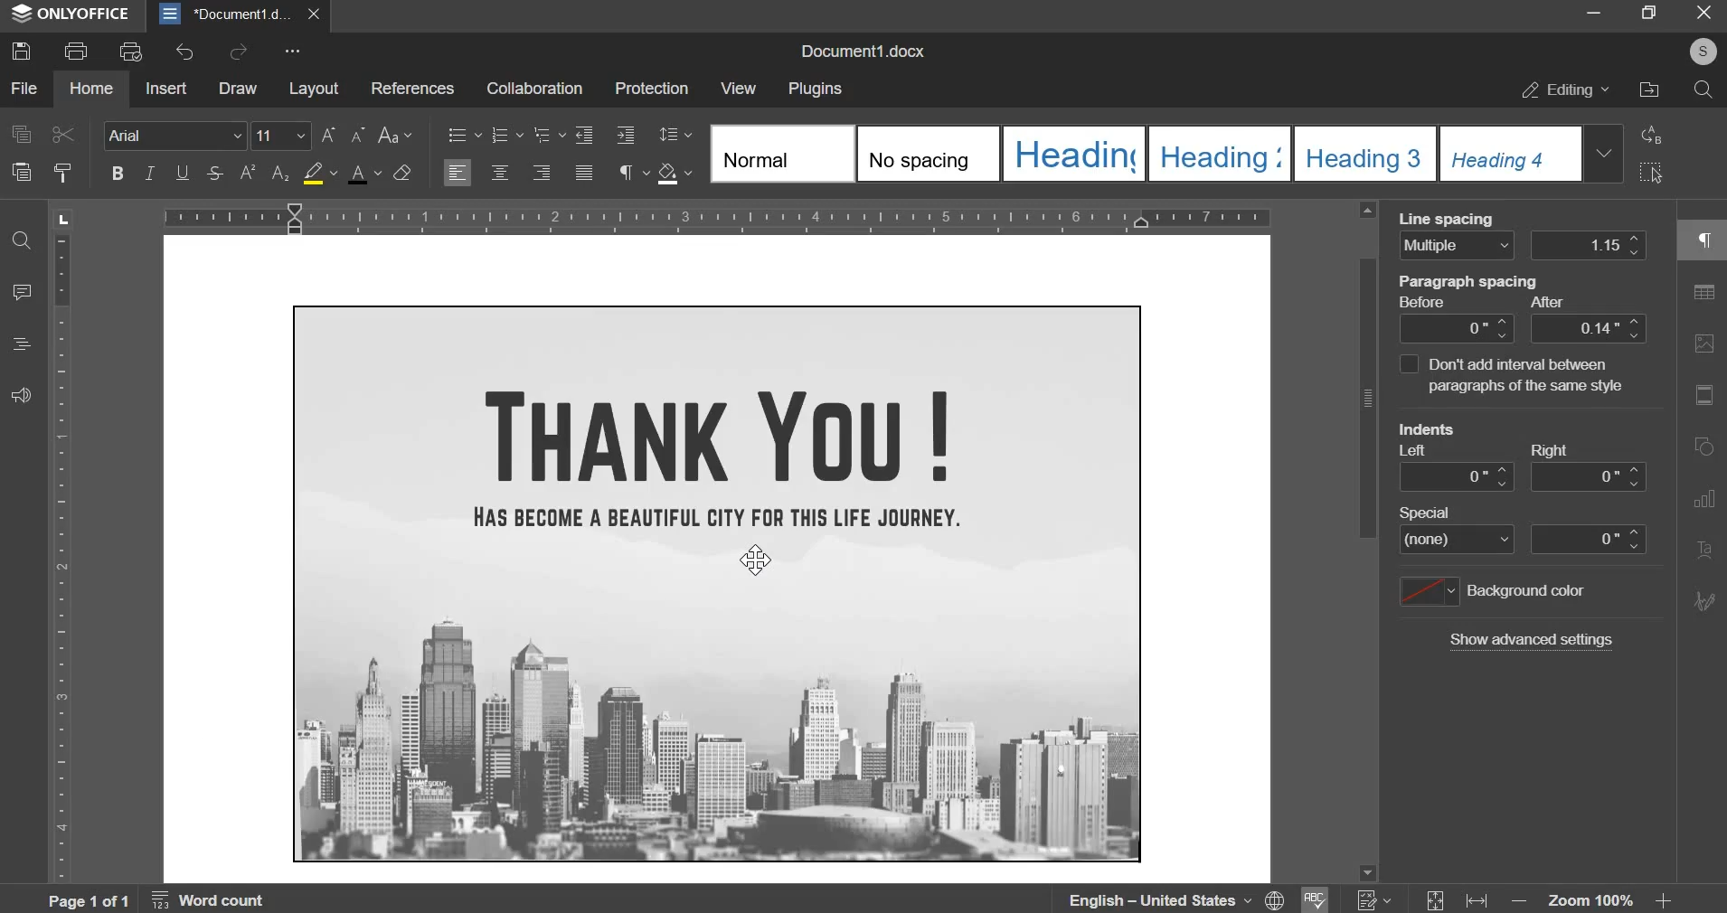  I want to click on paragraph spacing, so click(1524, 330).